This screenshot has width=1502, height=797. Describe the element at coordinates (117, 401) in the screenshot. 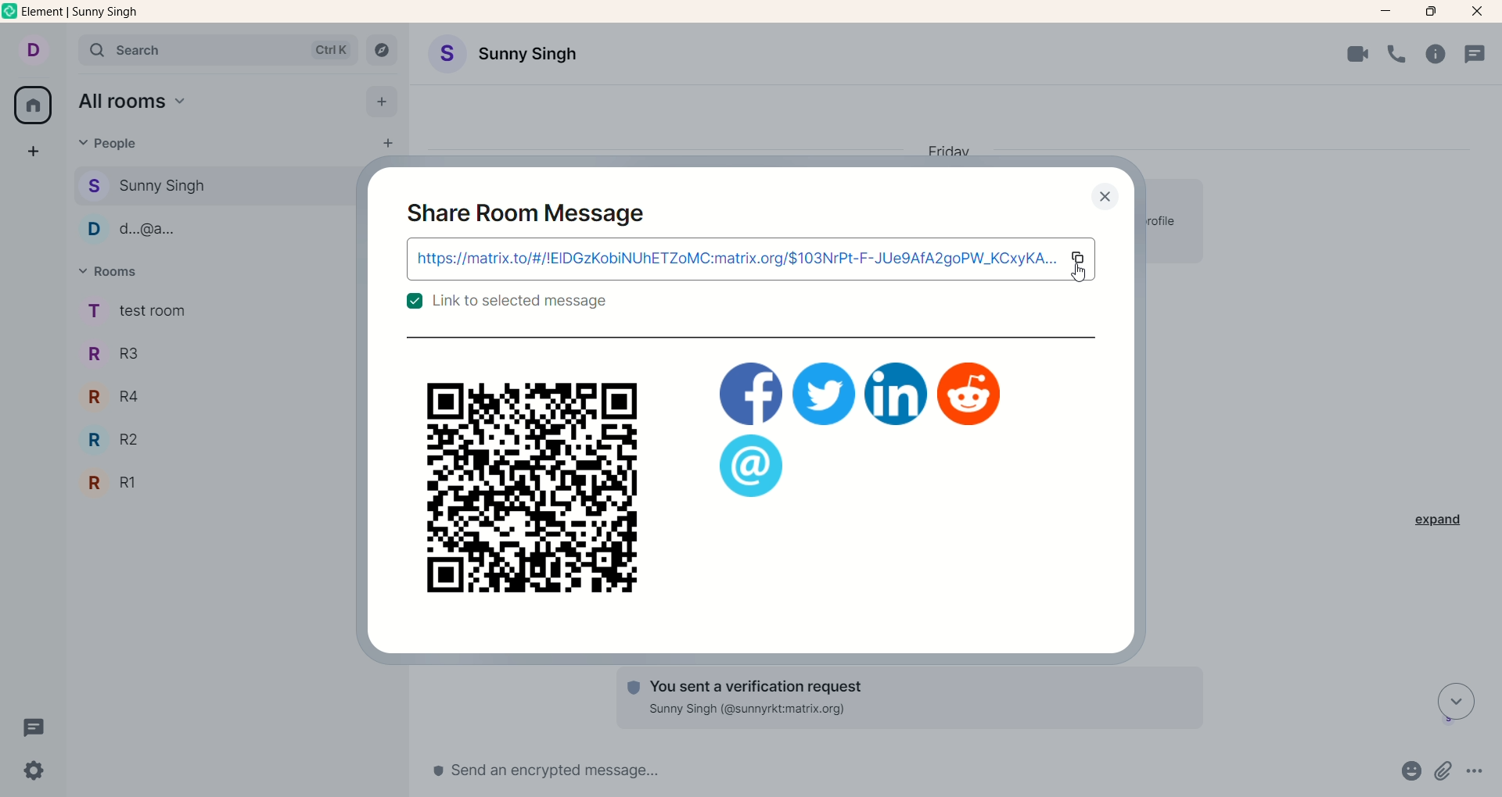

I see `R4` at that location.